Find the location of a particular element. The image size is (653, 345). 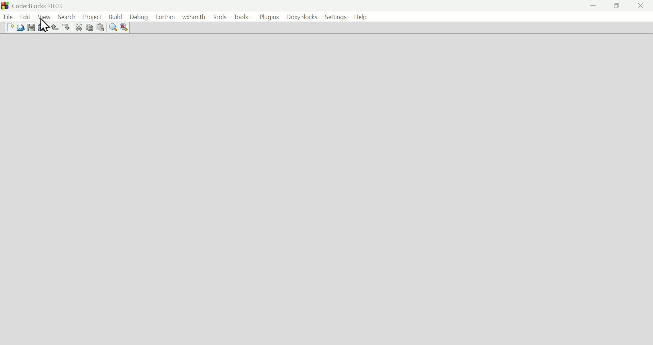

Copy is located at coordinates (88, 28).